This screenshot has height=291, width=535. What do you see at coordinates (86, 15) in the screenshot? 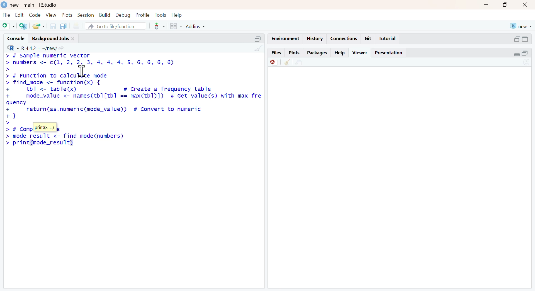
I see `session` at bounding box center [86, 15].